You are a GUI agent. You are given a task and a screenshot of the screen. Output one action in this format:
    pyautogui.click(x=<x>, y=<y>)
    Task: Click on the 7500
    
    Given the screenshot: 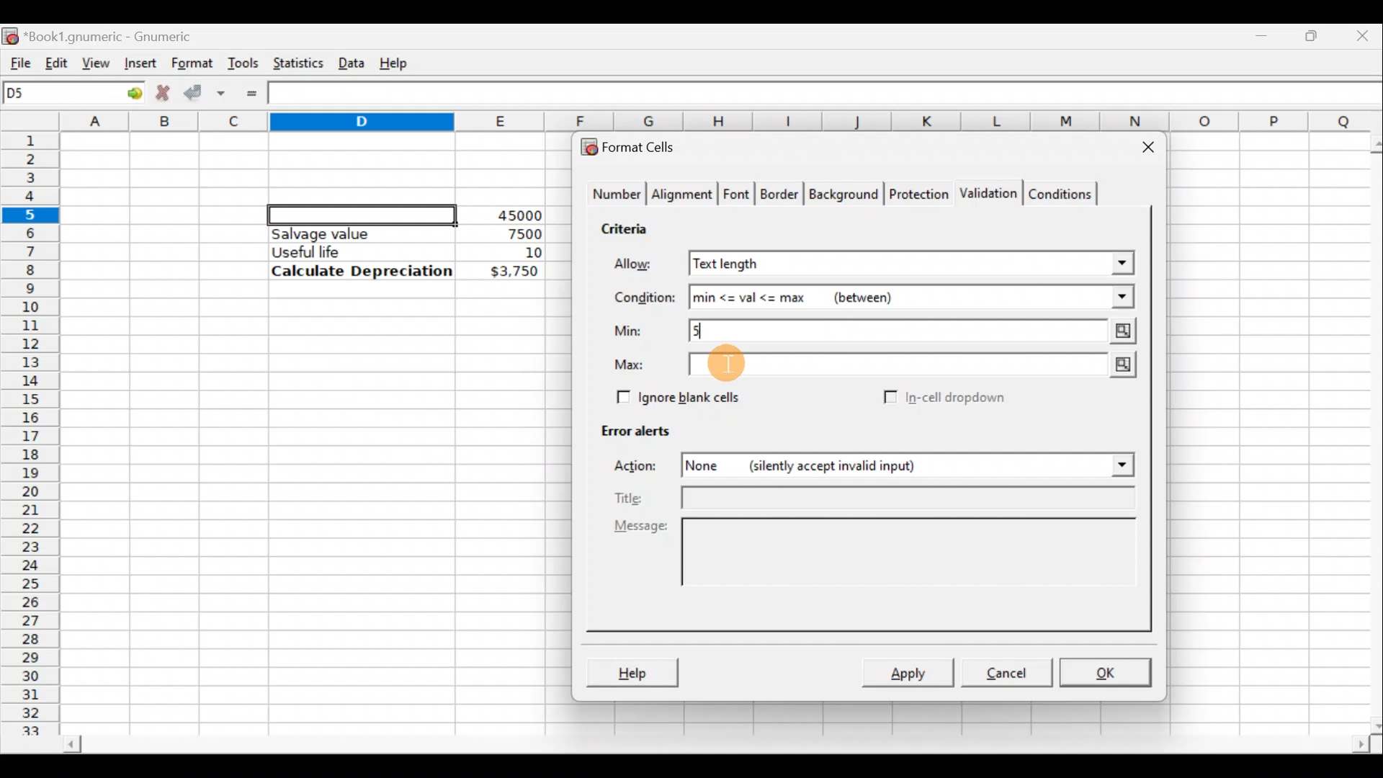 What is the action you would take?
    pyautogui.click(x=501, y=233)
    